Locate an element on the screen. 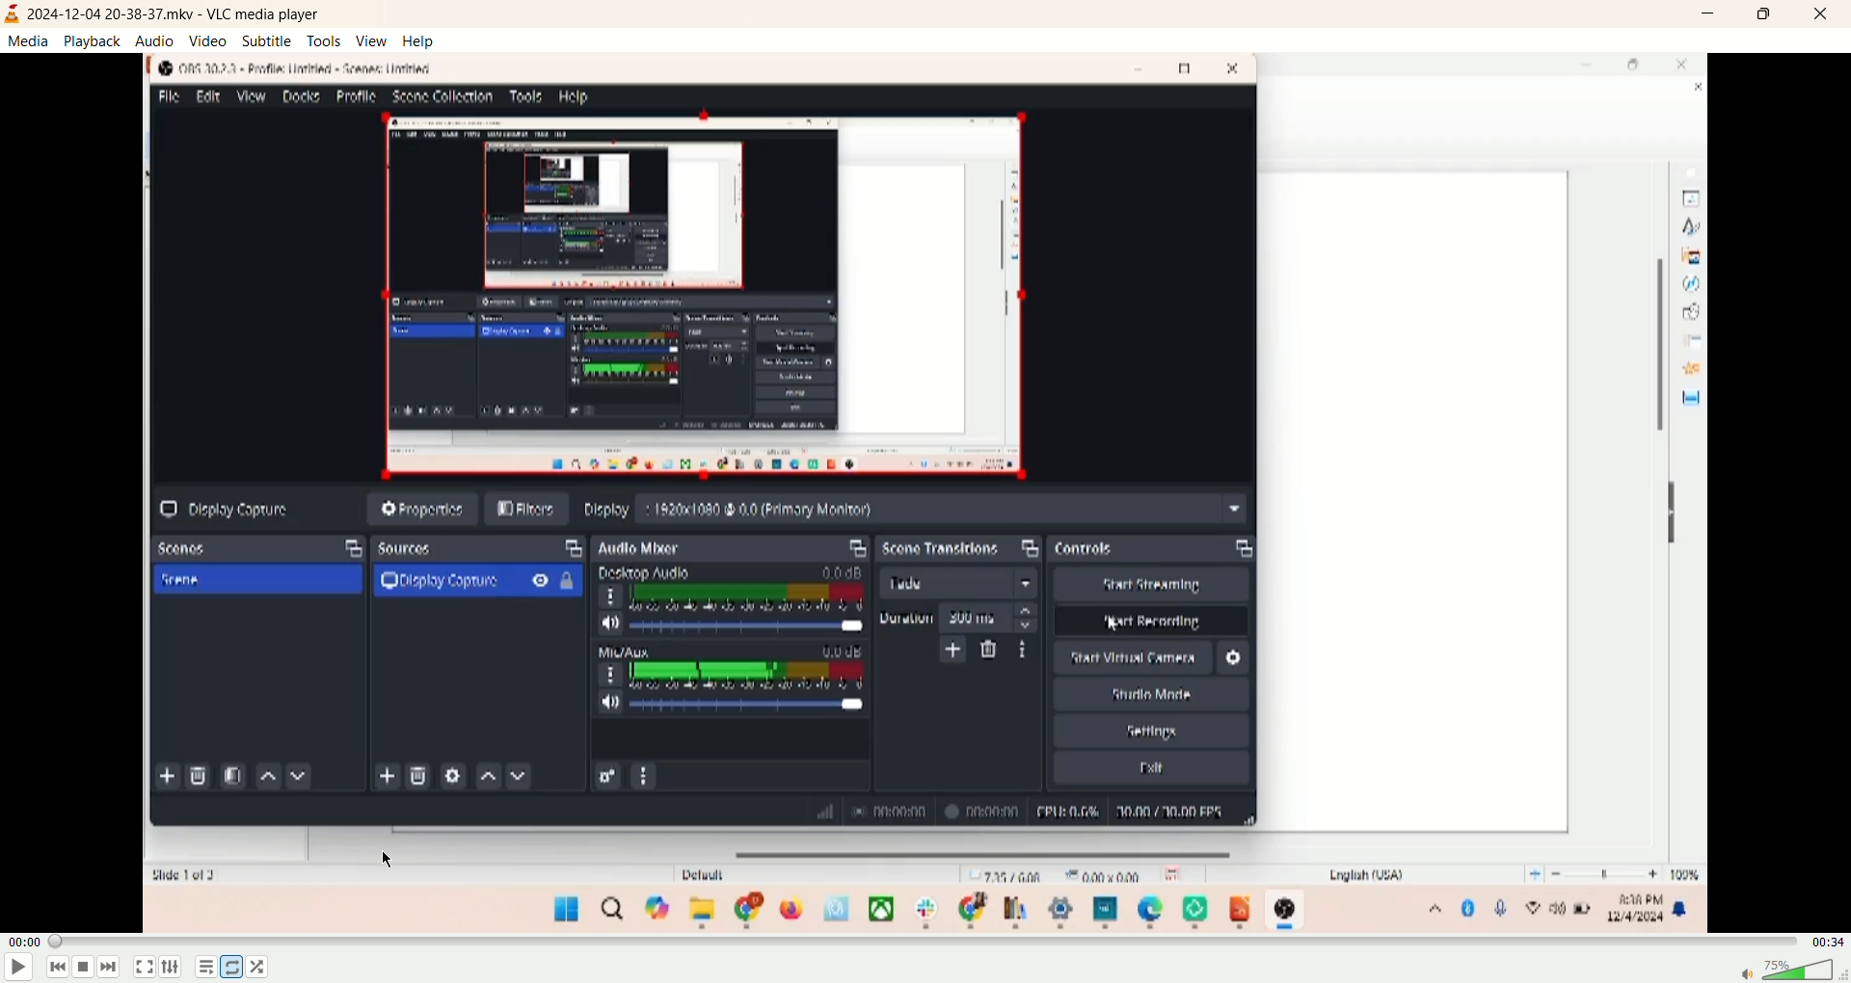 The image size is (1851, 983). next track is located at coordinates (107, 968).